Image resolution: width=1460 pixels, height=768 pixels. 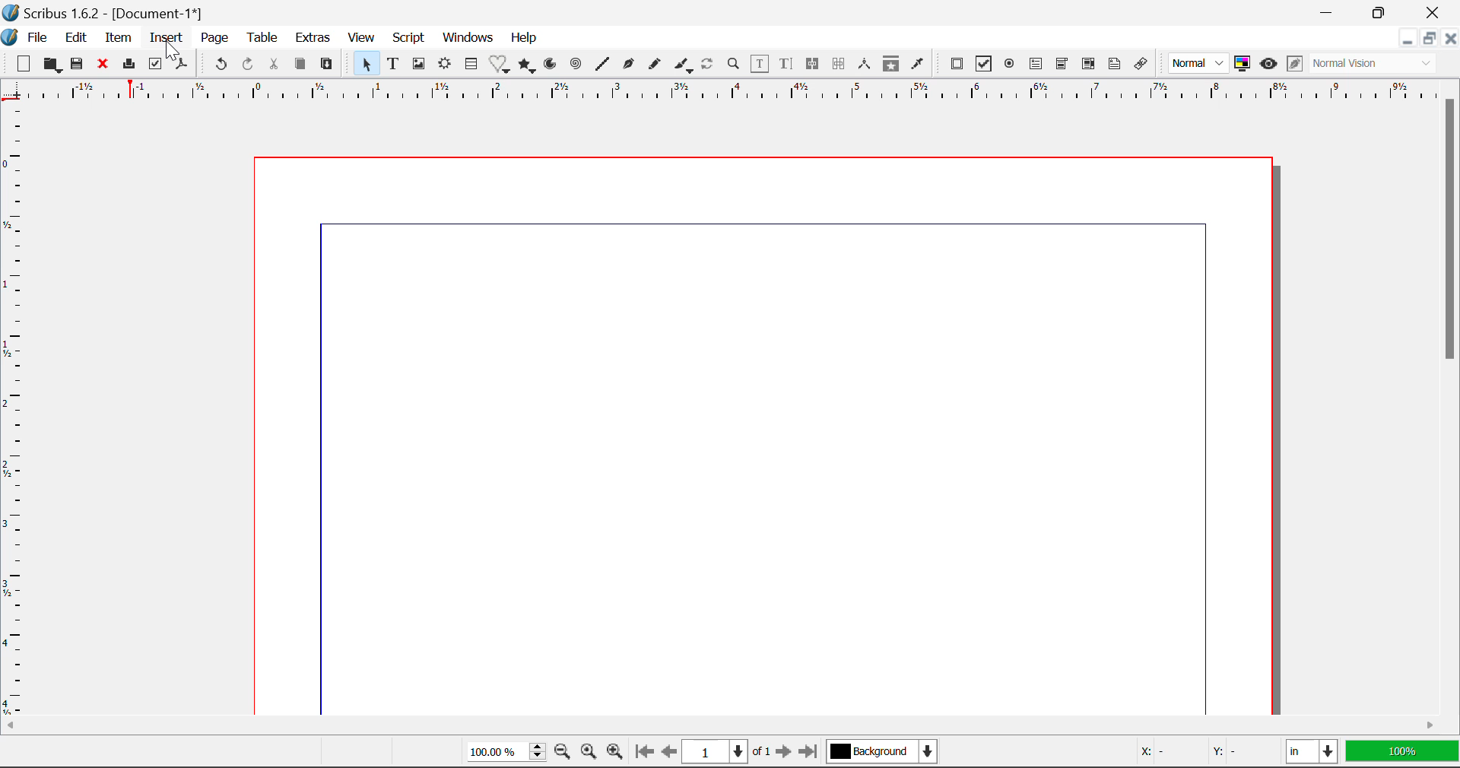 I want to click on Link Text Frames, so click(x=815, y=63).